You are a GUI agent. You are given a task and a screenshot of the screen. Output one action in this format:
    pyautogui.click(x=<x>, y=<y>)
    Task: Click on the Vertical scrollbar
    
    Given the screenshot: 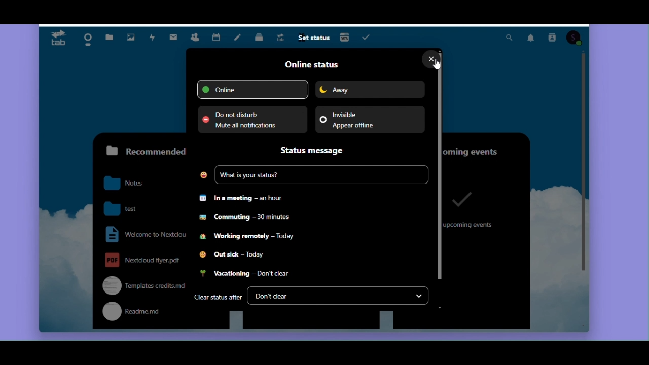 What is the action you would take?
    pyautogui.click(x=441, y=164)
    